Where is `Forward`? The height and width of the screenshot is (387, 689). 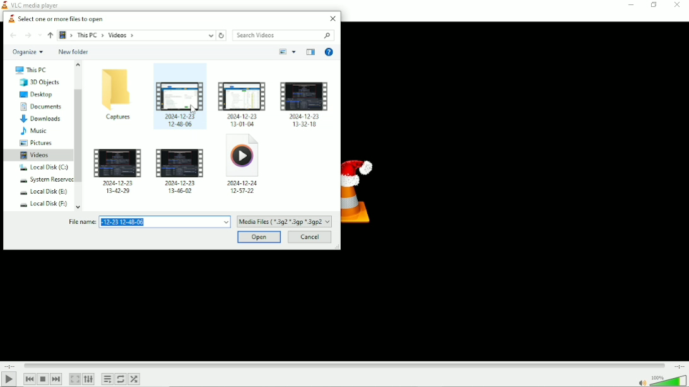
Forward is located at coordinates (27, 35).